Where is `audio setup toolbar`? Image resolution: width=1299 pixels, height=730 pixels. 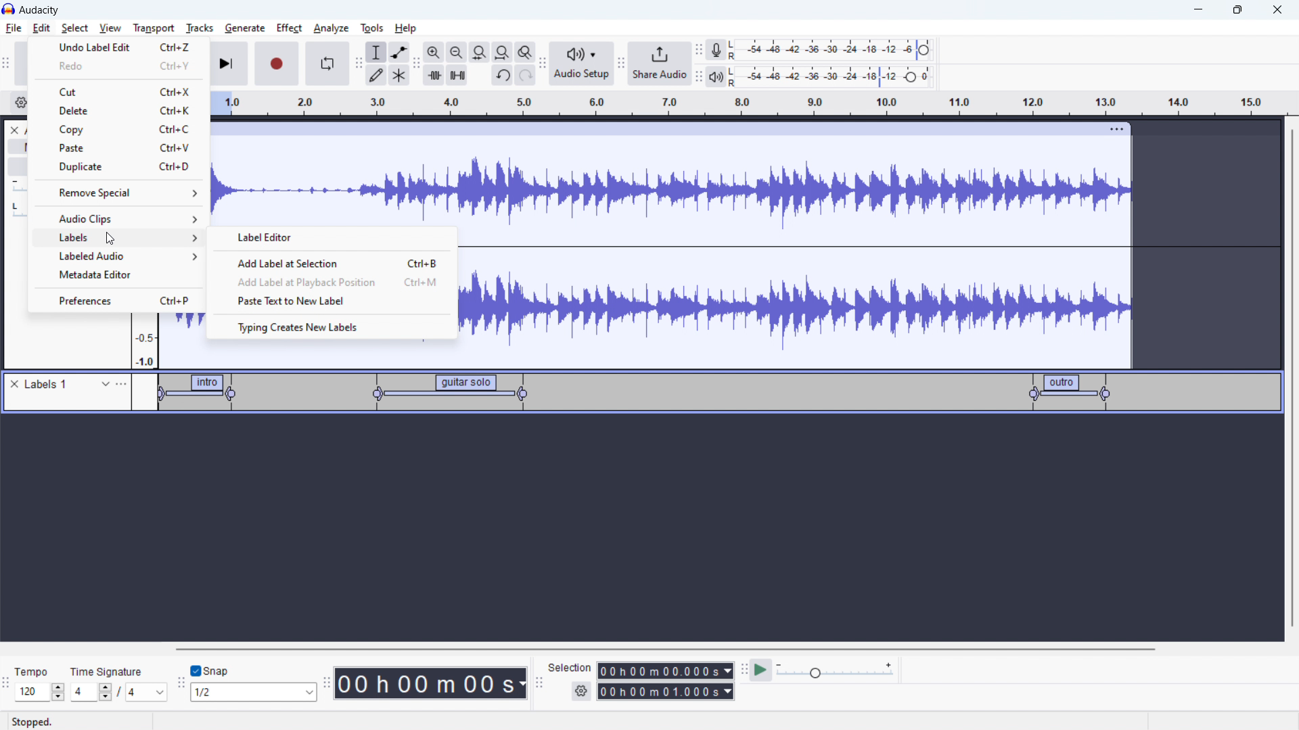
audio setup toolbar is located at coordinates (542, 64).